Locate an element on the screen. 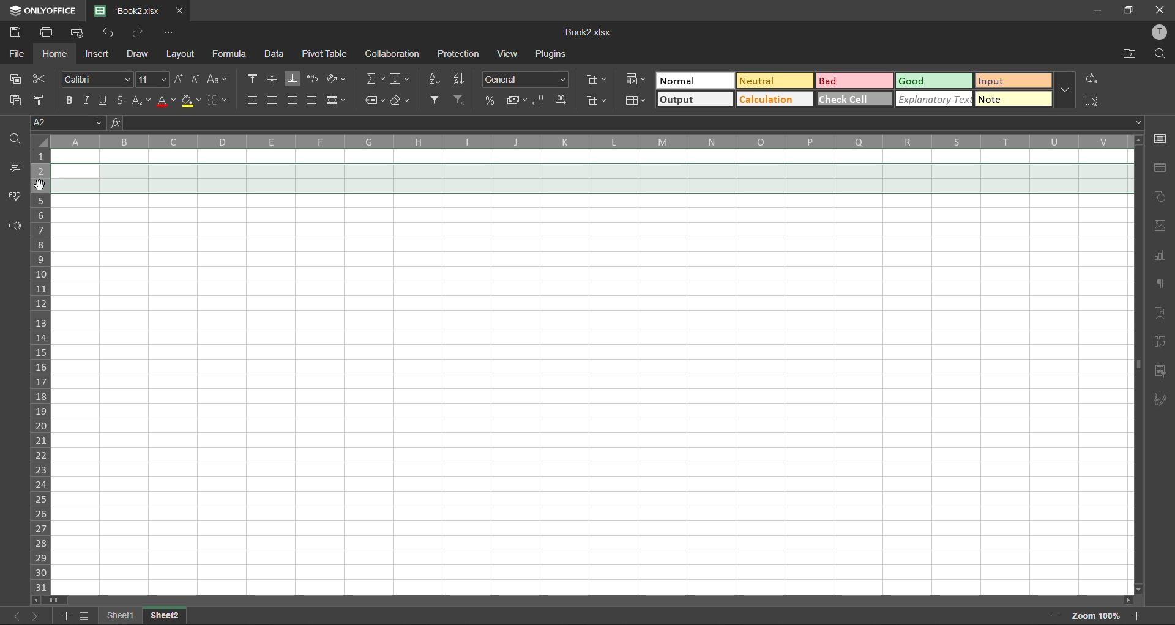 The image size is (1175, 625). input is located at coordinates (1009, 80).